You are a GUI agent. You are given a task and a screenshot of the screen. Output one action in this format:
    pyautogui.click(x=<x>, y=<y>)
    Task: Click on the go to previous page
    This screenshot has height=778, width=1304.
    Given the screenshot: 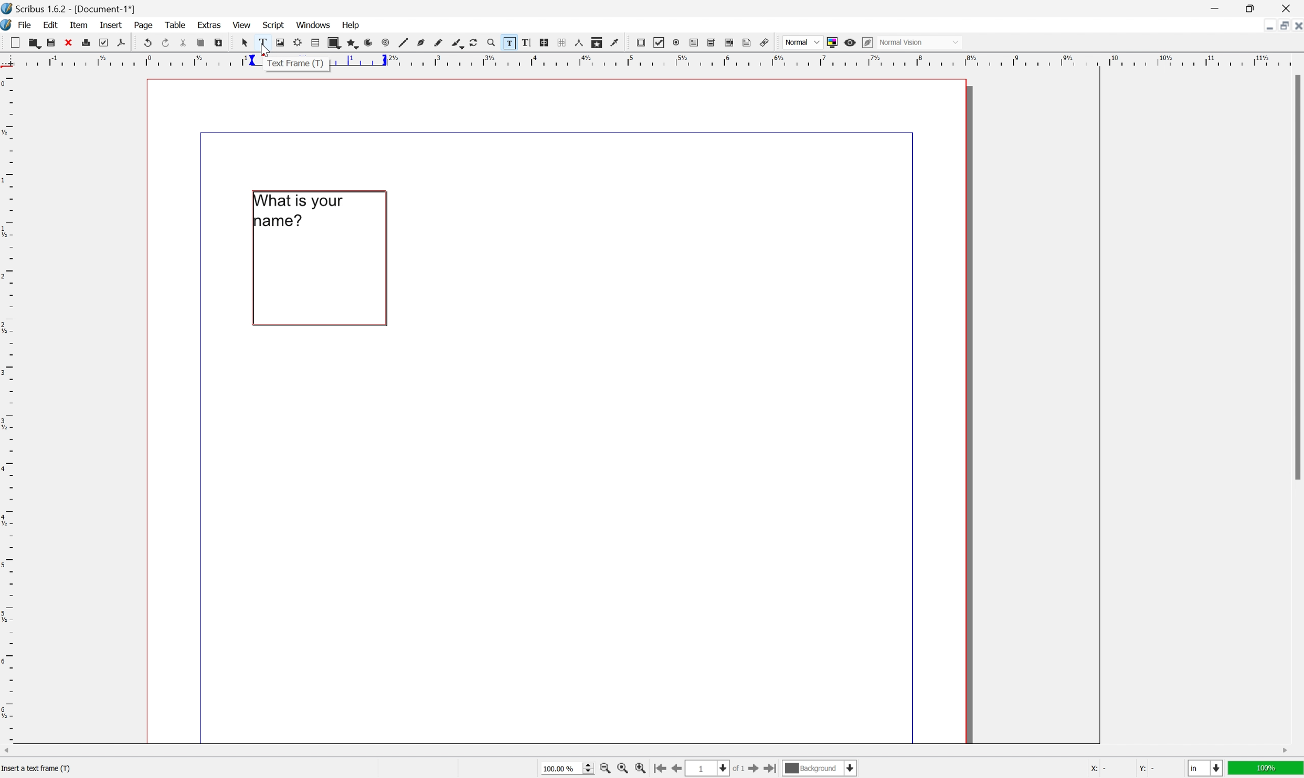 What is the action you would take?
    pyautogui.click(x=674, y=770)
    